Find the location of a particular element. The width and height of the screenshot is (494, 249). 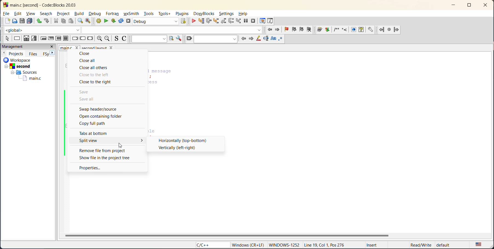

vertically is located at coordinates (177, 148).